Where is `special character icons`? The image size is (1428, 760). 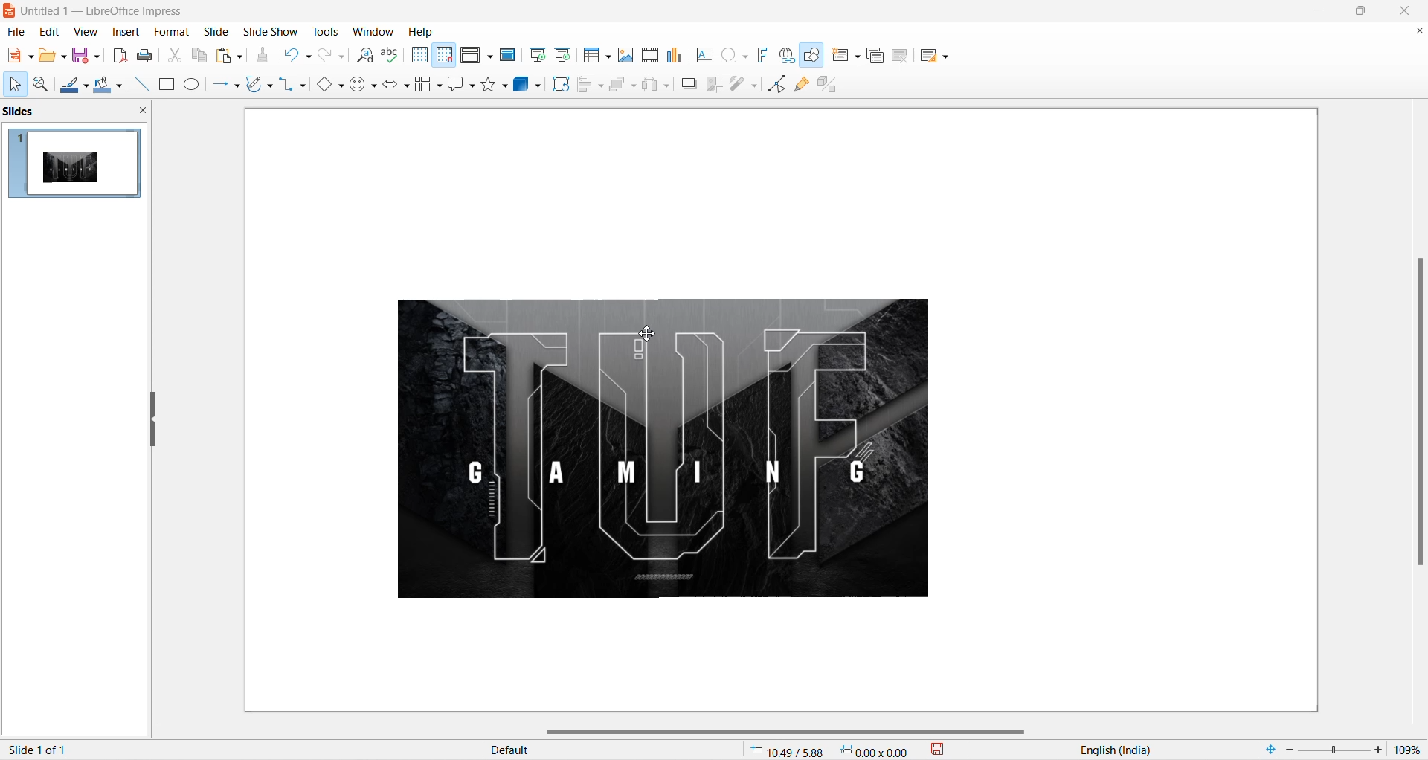
special character icons is located at coordinates (744, 55).